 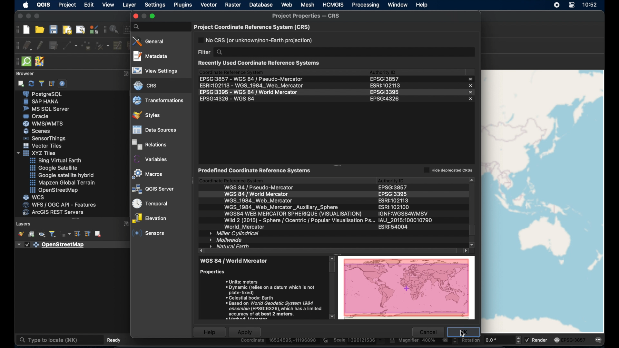 I want to click on EPSG:3395 - WGS 84 / World Mercator, so click(x=249, y=92).